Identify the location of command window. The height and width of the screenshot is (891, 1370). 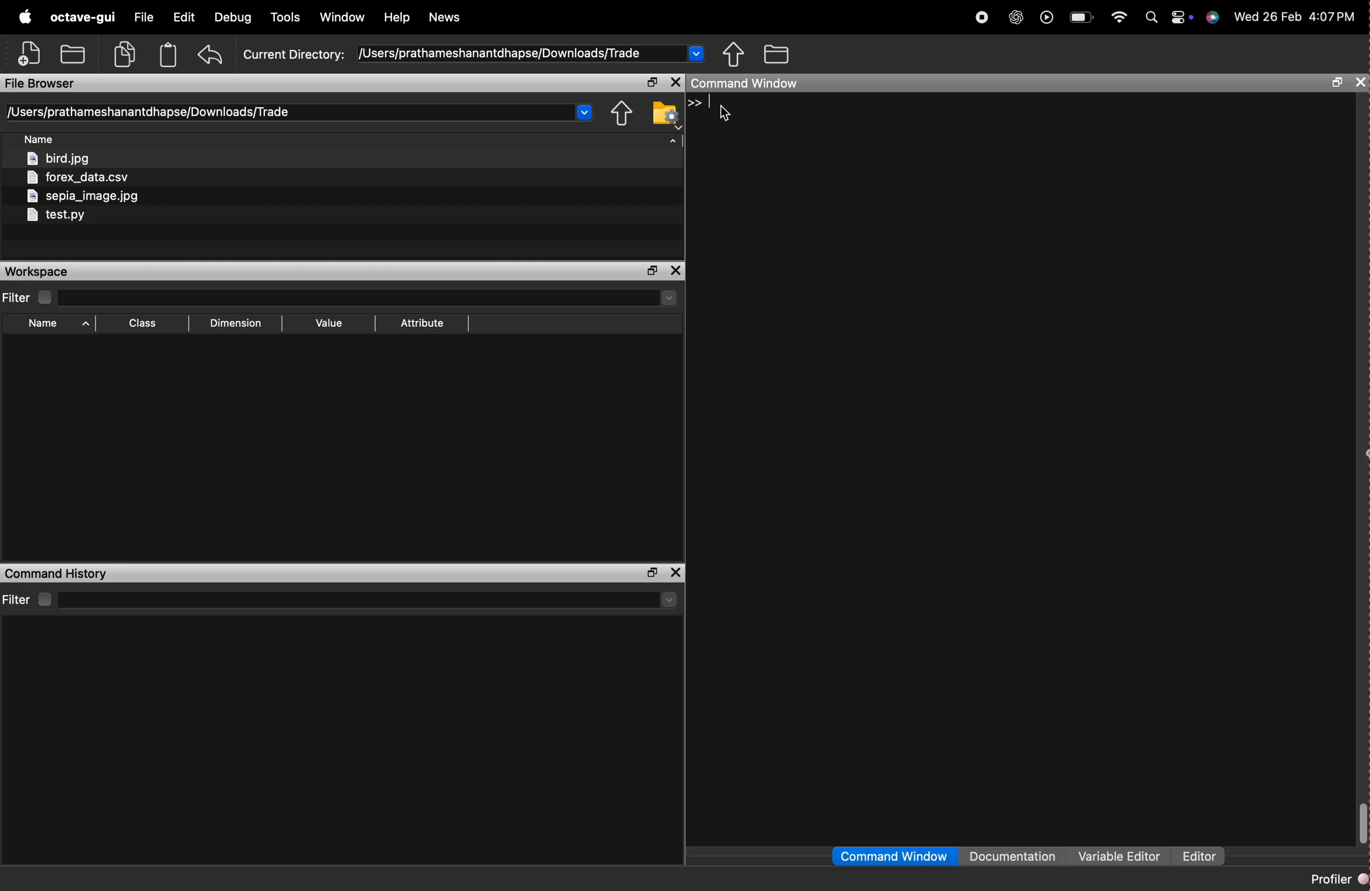
(893, 855).